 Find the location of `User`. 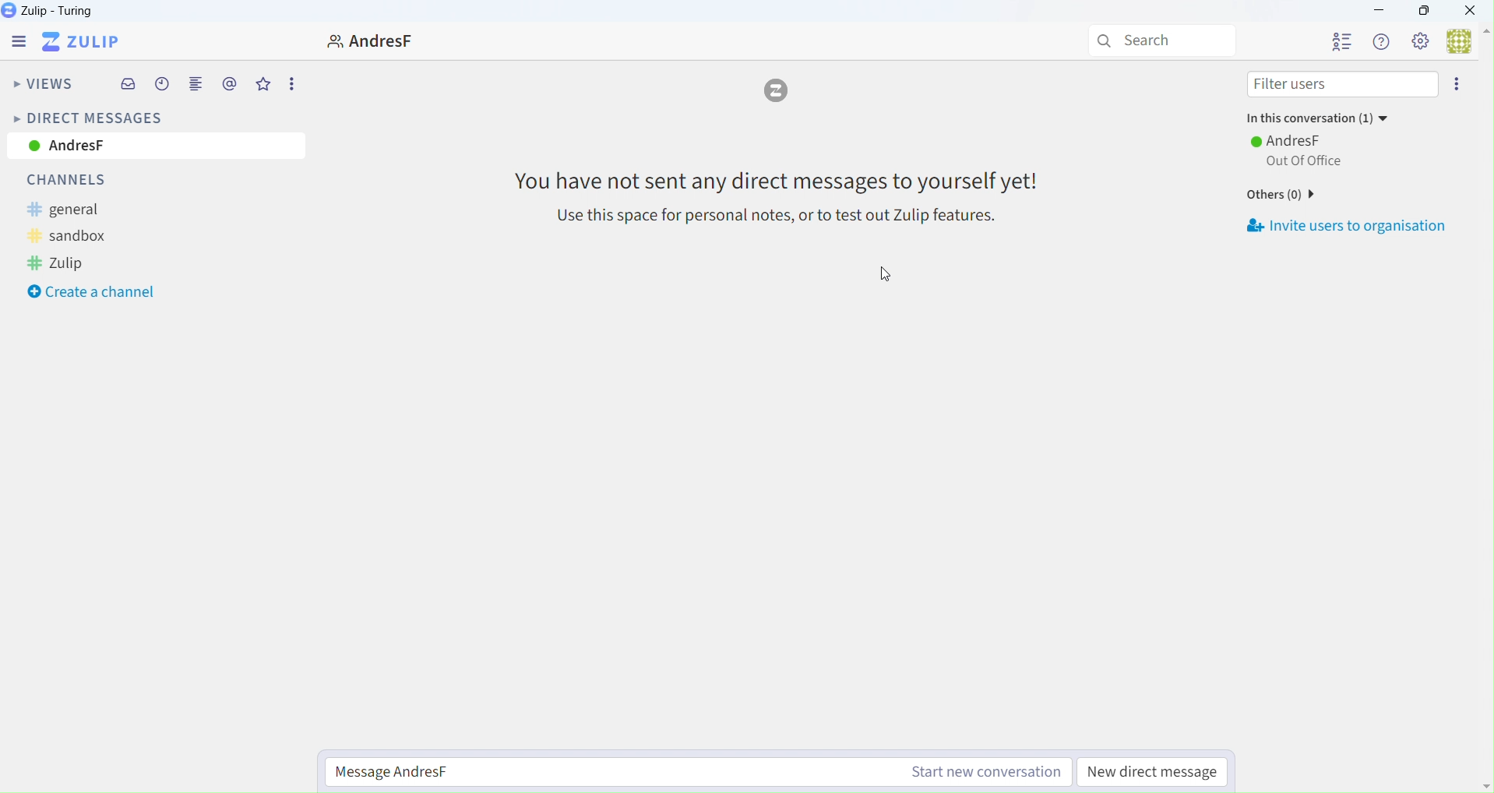

User is located at coordinates (363, 41).